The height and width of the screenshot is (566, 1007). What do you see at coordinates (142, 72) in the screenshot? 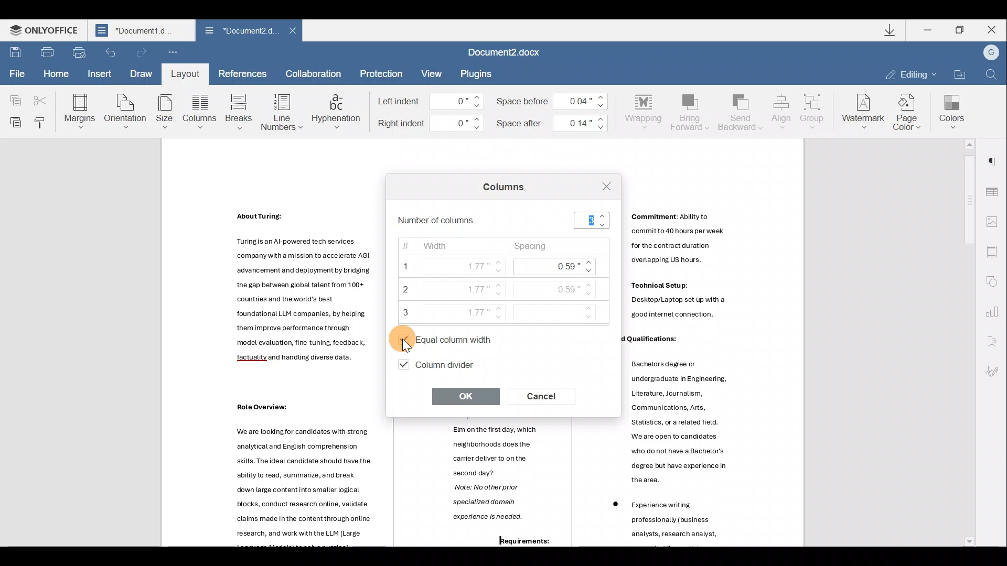
I see `Draw` at bounding box center [142, 72].